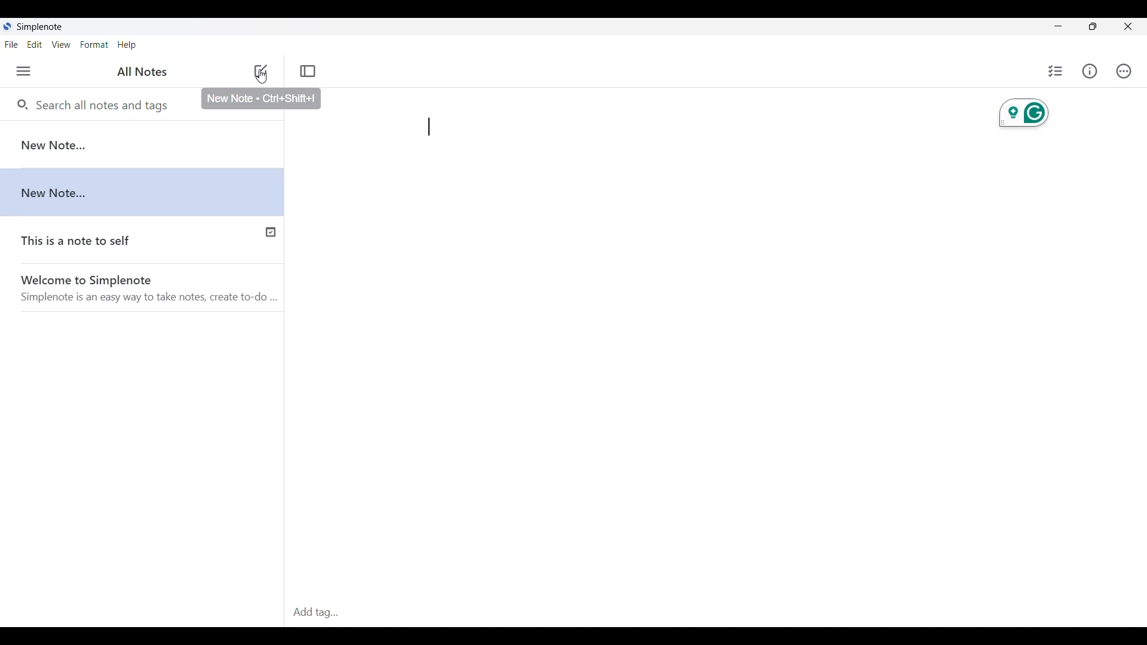  I want to click on Insert checklist, so click(1056, 70).